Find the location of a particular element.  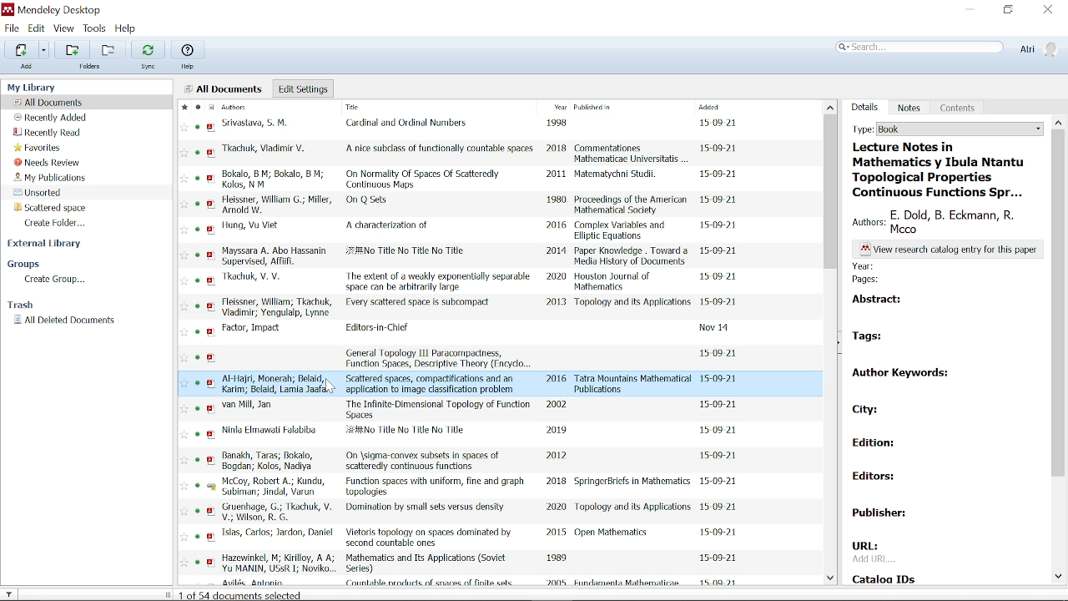

title is located at coordinates (425, 178).